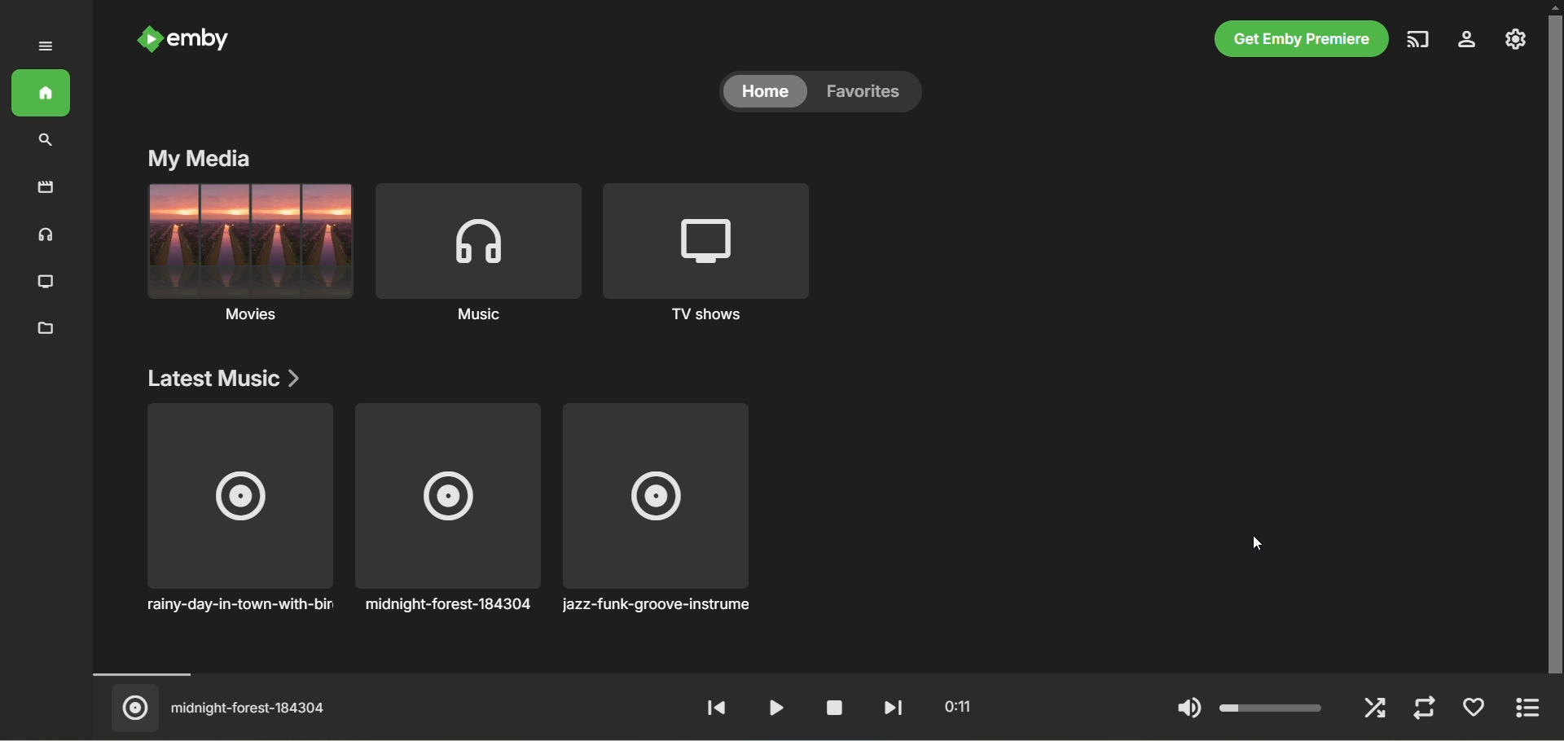  I want to click on volume, so click(1248, 708).